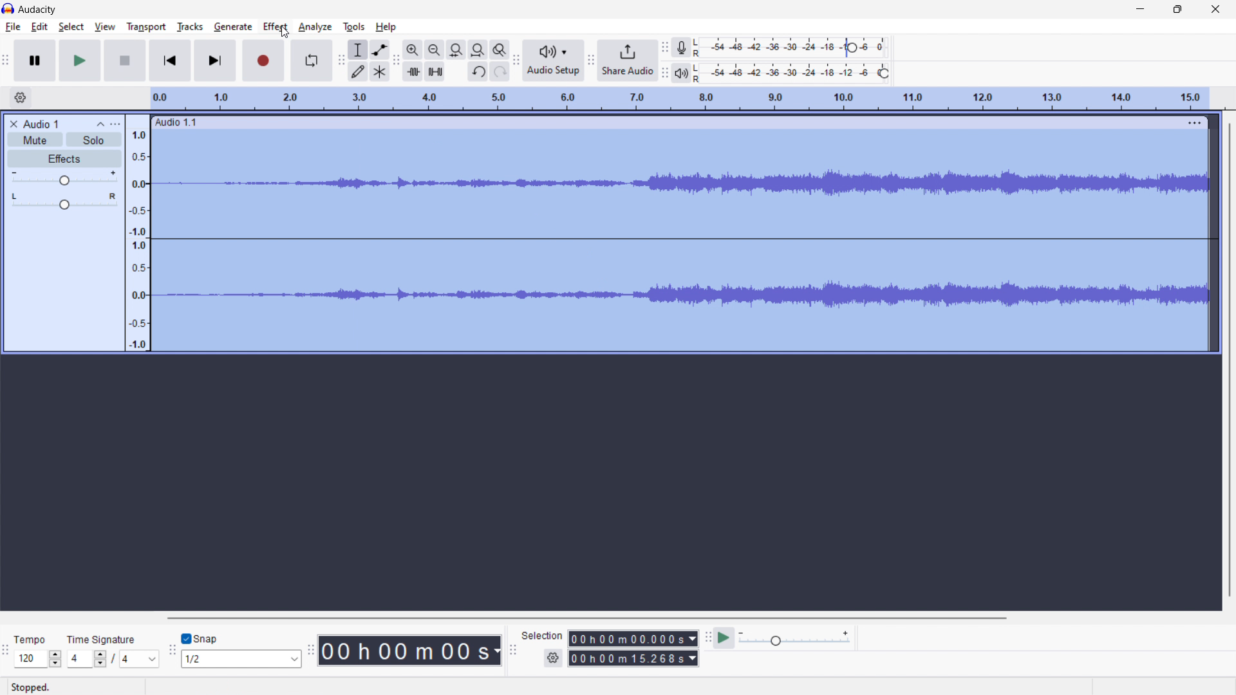 This screenshot has width=1236, height=695. What do you see at coordinates (71, 27) in the screenshot?
I see `select` at bounding box center [71, 27].